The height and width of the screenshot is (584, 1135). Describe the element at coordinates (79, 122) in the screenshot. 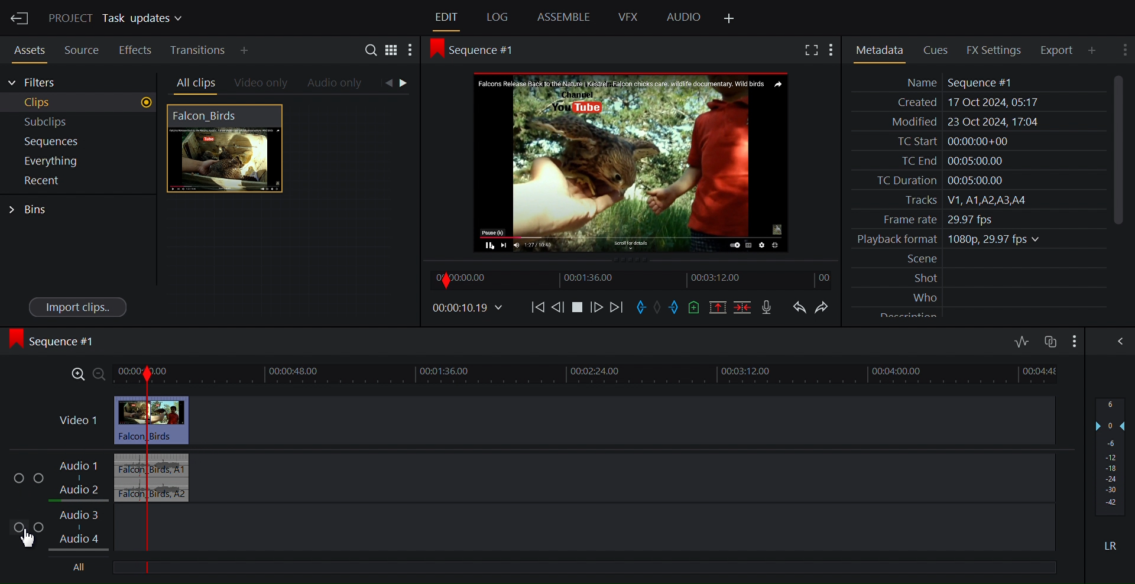

I see `Subclips` at that location.